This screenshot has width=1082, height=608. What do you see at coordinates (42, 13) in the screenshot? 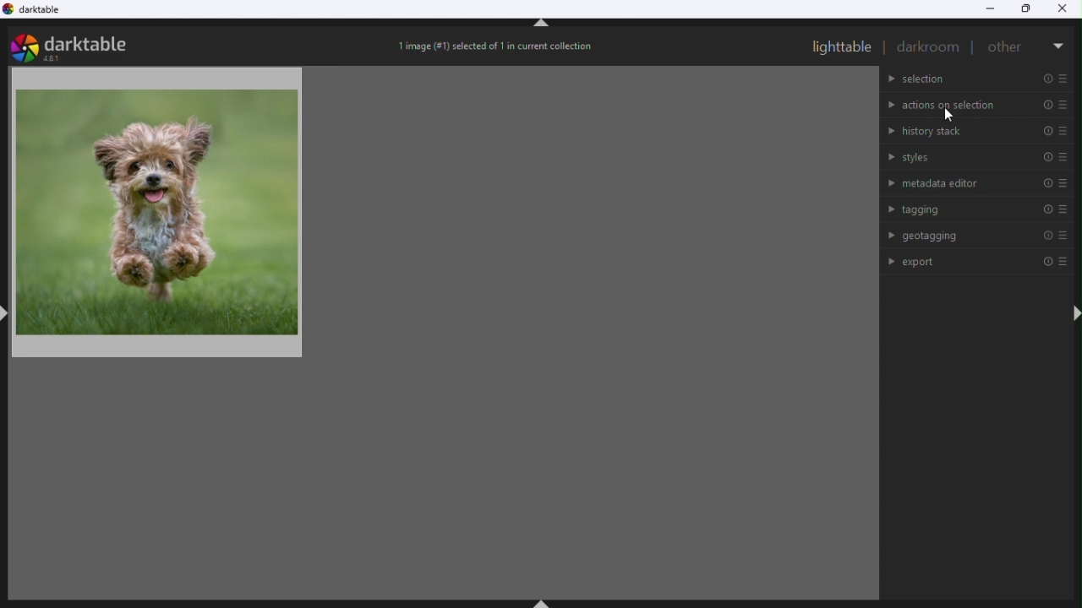
I see `Dark table` at bounding box center [42, 13].